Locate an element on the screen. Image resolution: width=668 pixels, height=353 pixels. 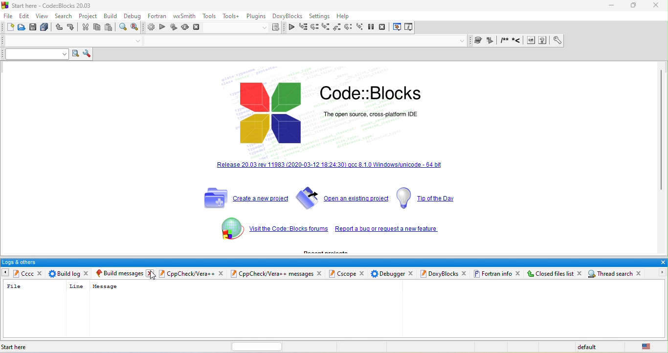
settings is located at coordinates (320, 15).